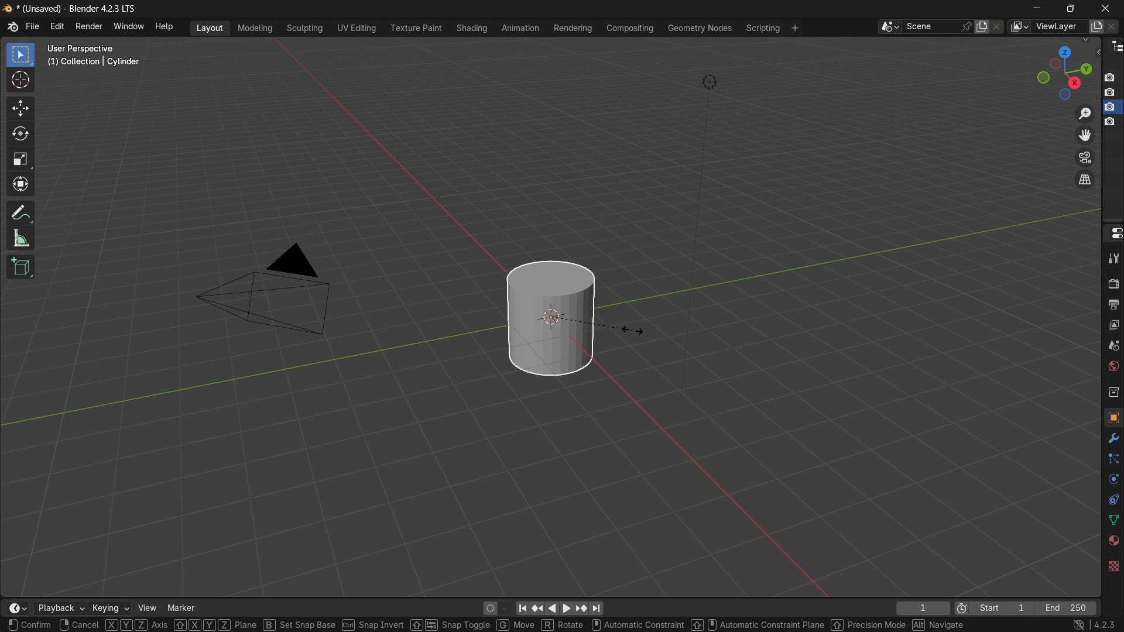 This screenshot has width=1124, height=632. What do you see at coordinates (1111, 441) in the screenshot?
I see `tools` at bounding box center [1111, 441].